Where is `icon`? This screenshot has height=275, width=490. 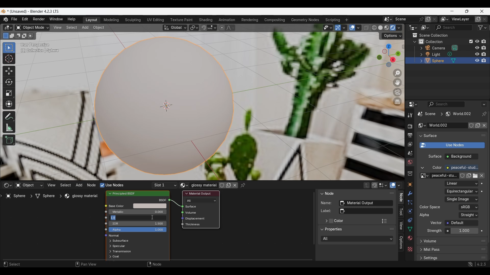
icon is located at coordinates (179, 207).